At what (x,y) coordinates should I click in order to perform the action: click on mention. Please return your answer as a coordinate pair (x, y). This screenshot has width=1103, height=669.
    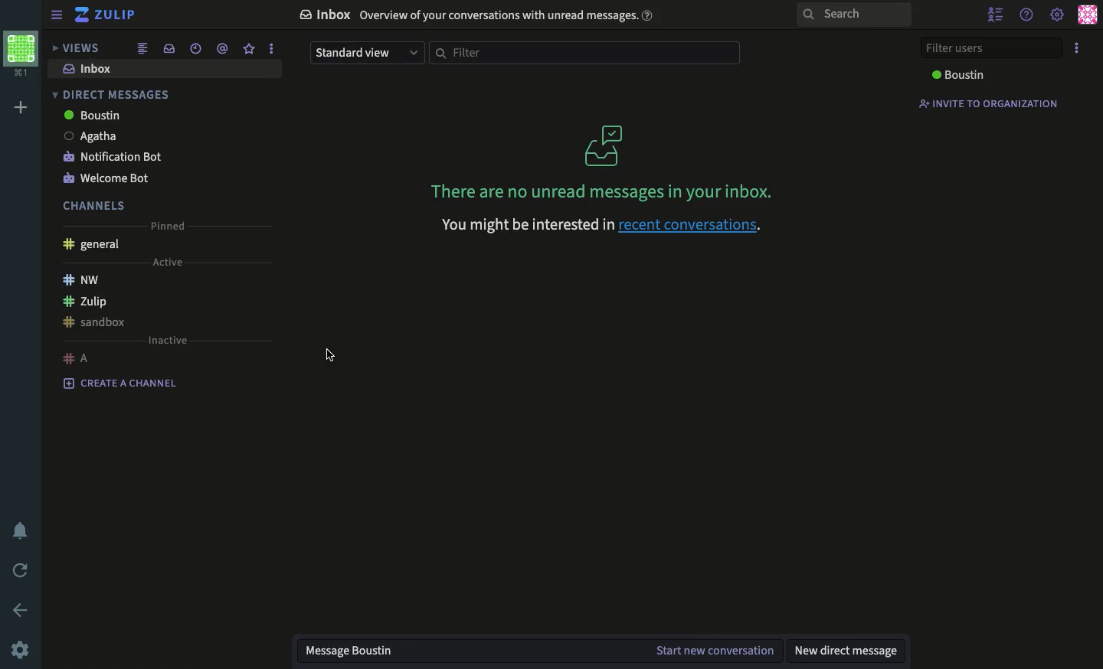
    Looking at the image, I should click on (222, 48).